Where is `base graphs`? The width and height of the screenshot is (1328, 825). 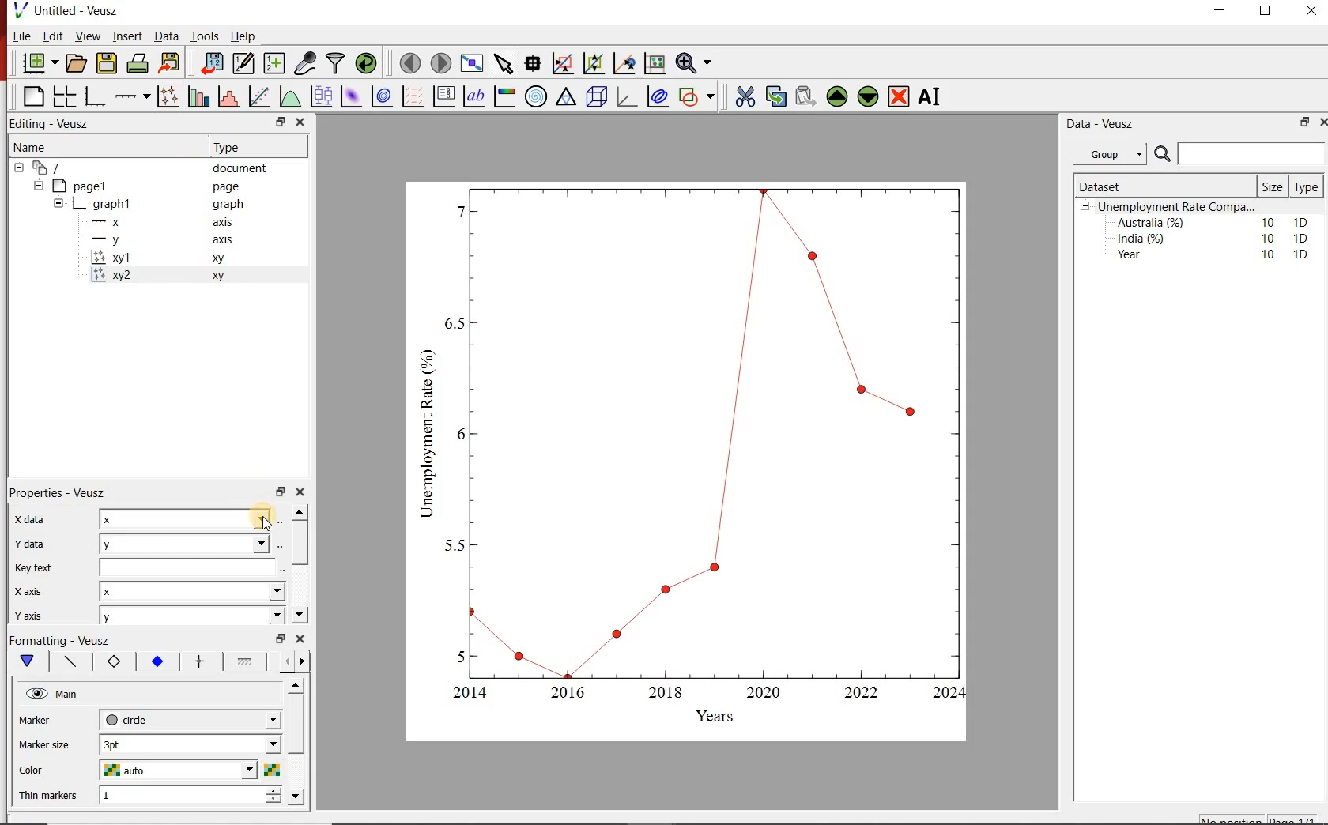
base graphs is located at coordinates (96, 96).